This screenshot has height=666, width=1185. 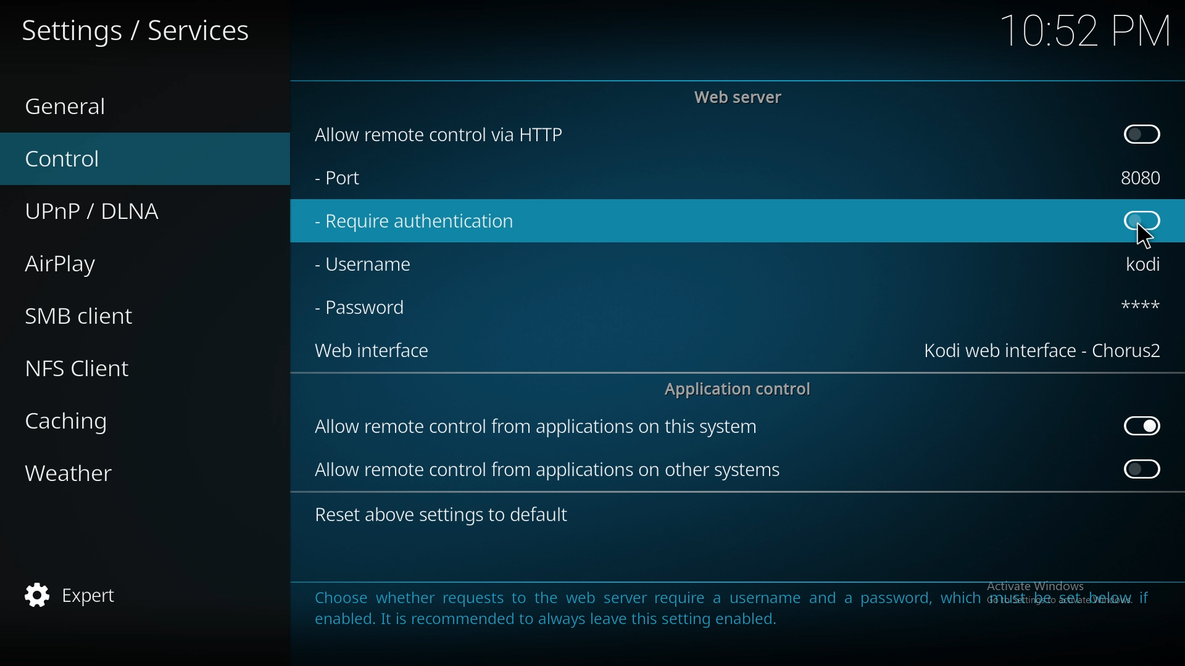 What do you see at coordinates (1045, 351) in the screenshot?
I see `web interface` at bounding box center [1045, 351].